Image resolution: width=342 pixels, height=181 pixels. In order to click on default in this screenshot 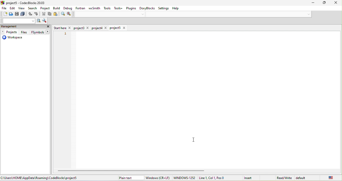, I will do `click(302, 177)`.